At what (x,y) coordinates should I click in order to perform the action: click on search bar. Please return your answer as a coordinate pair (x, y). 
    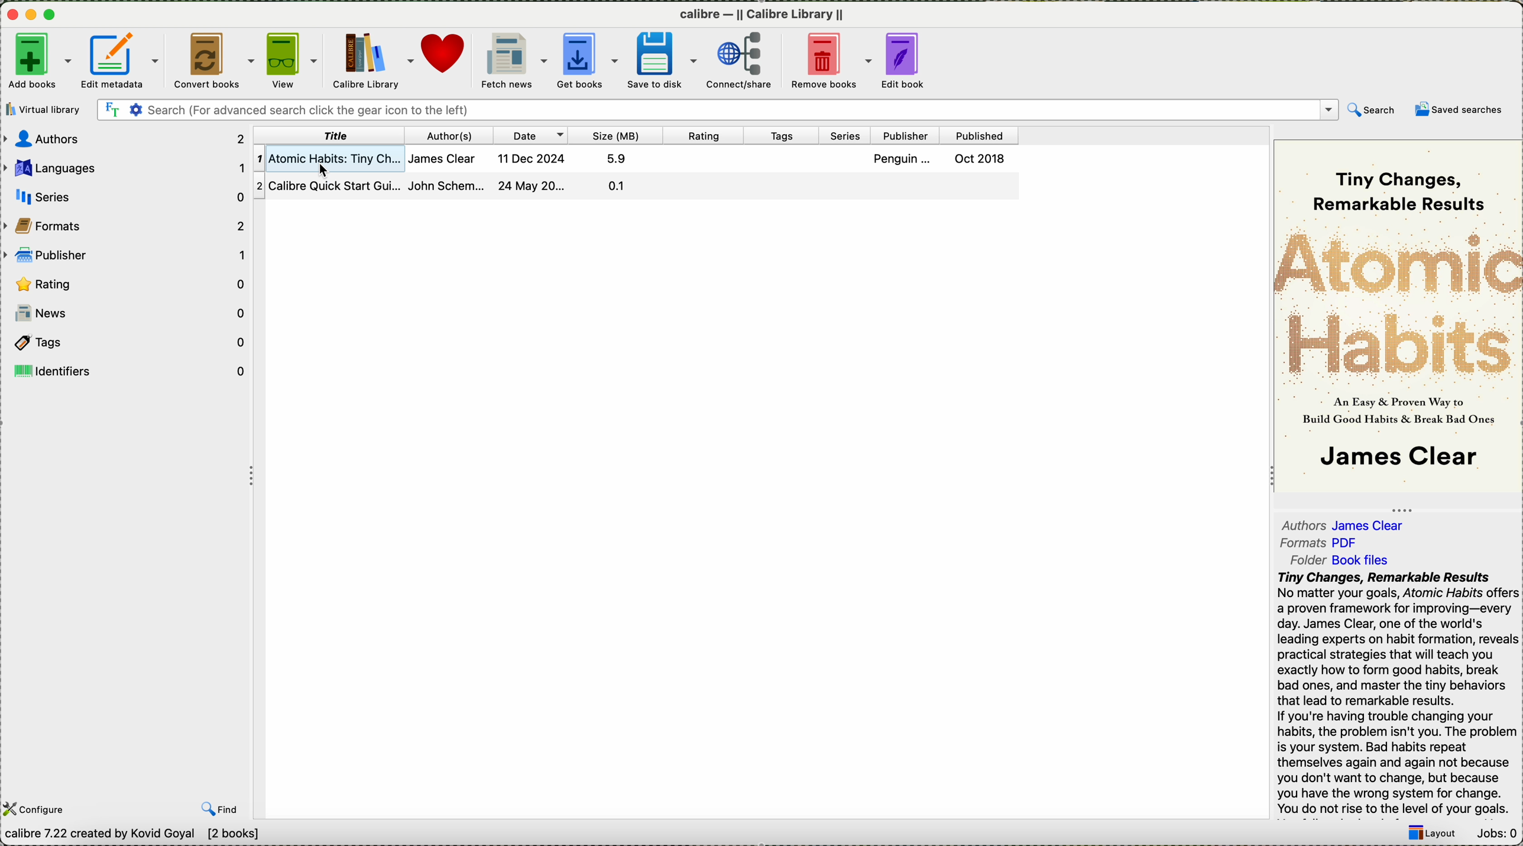
    Looking at the image, I should click on (744, 111).